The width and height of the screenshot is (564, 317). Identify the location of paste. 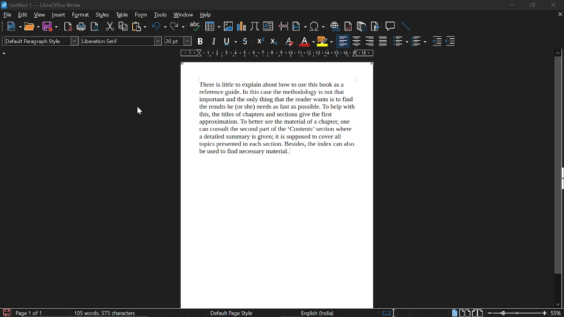
(138, 26).